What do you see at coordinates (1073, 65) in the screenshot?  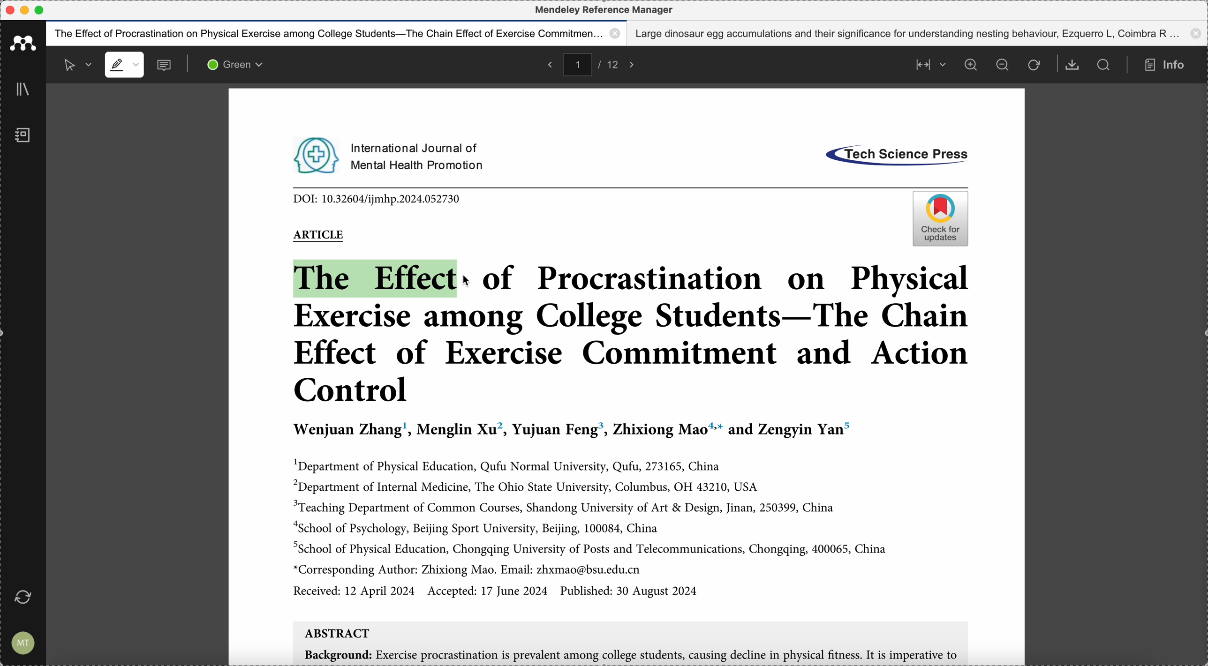 I see `download document` at bounding box center [1073, 65].